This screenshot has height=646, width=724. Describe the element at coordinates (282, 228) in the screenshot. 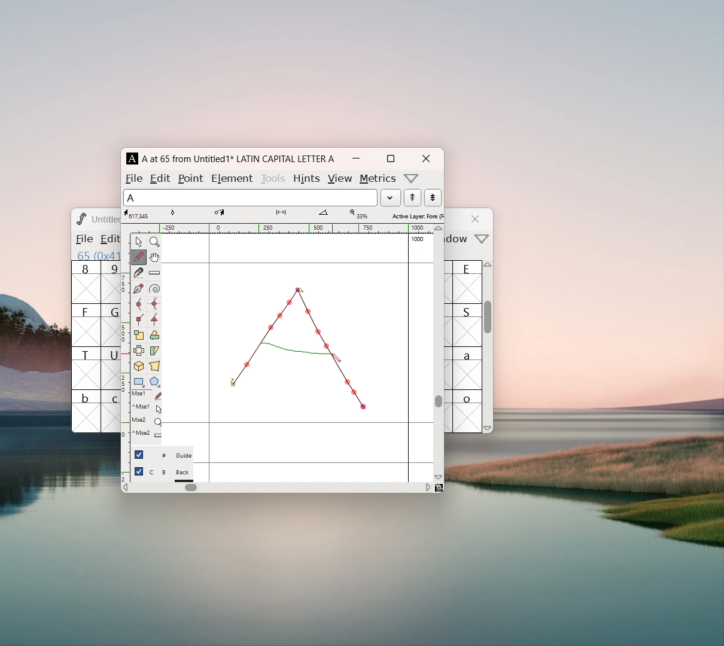

I see `horizontal ruler` at that location.